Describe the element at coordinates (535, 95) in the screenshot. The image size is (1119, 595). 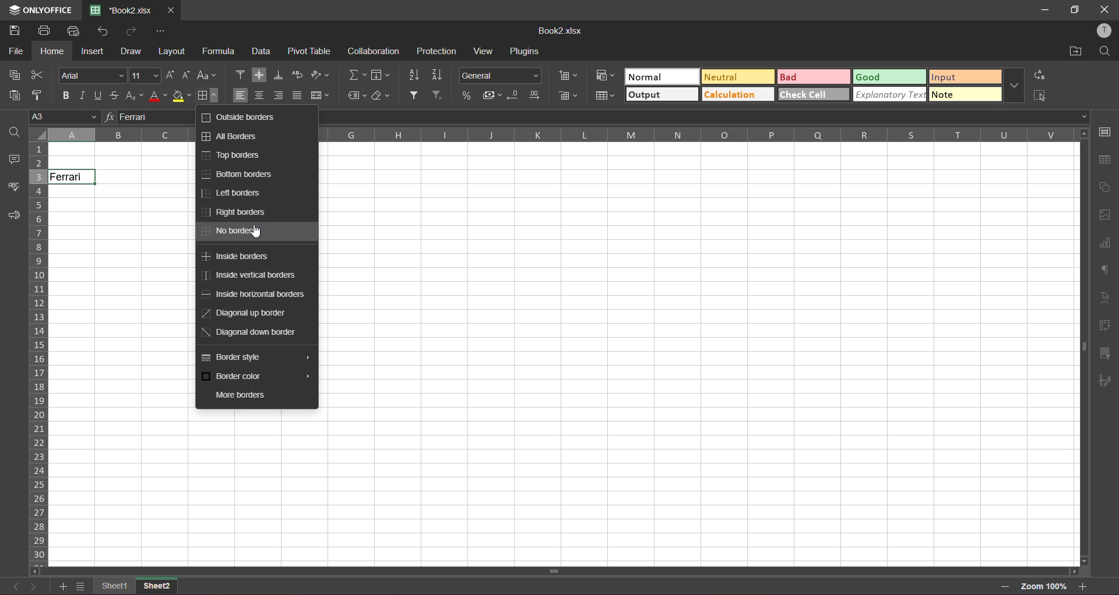
I see `increase decimal` at that location.